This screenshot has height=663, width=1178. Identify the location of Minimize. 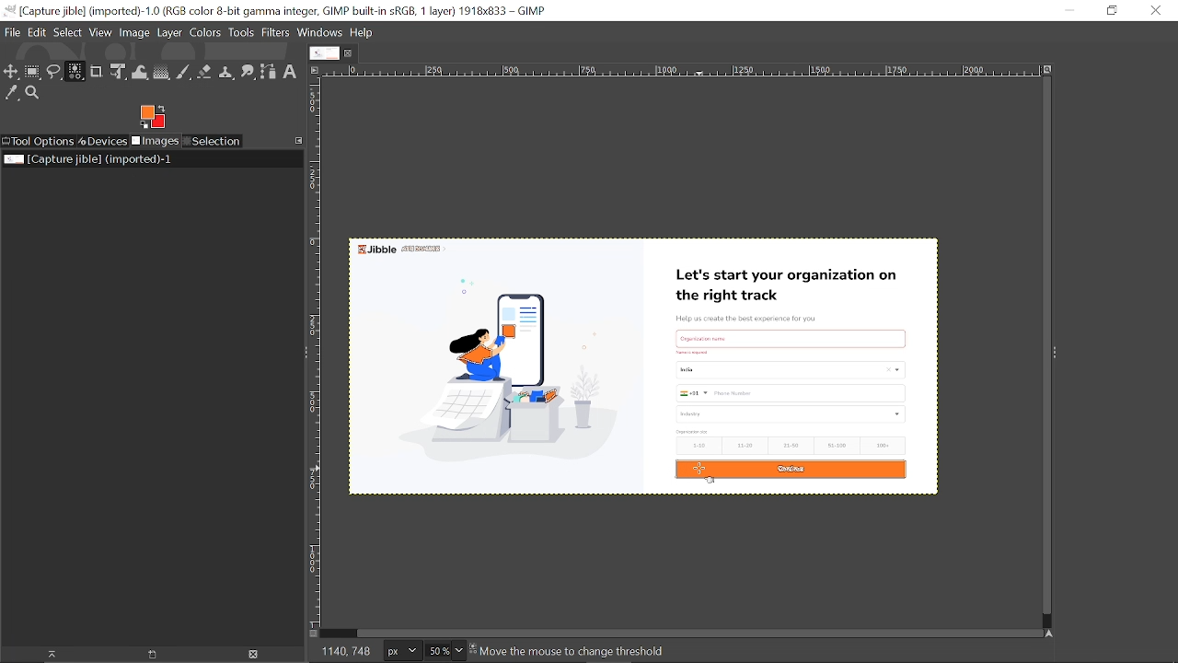
(1066, 9).